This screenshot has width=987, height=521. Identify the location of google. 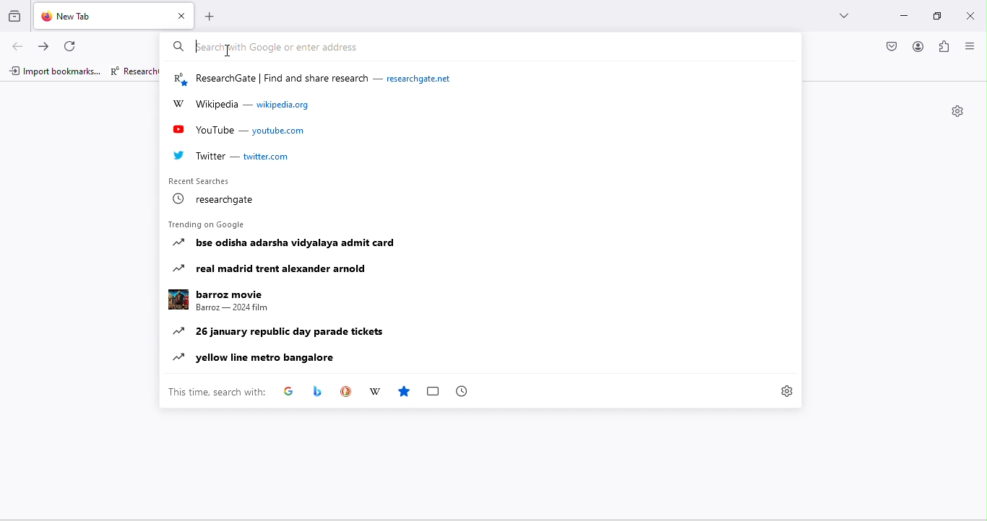
(290, 393).